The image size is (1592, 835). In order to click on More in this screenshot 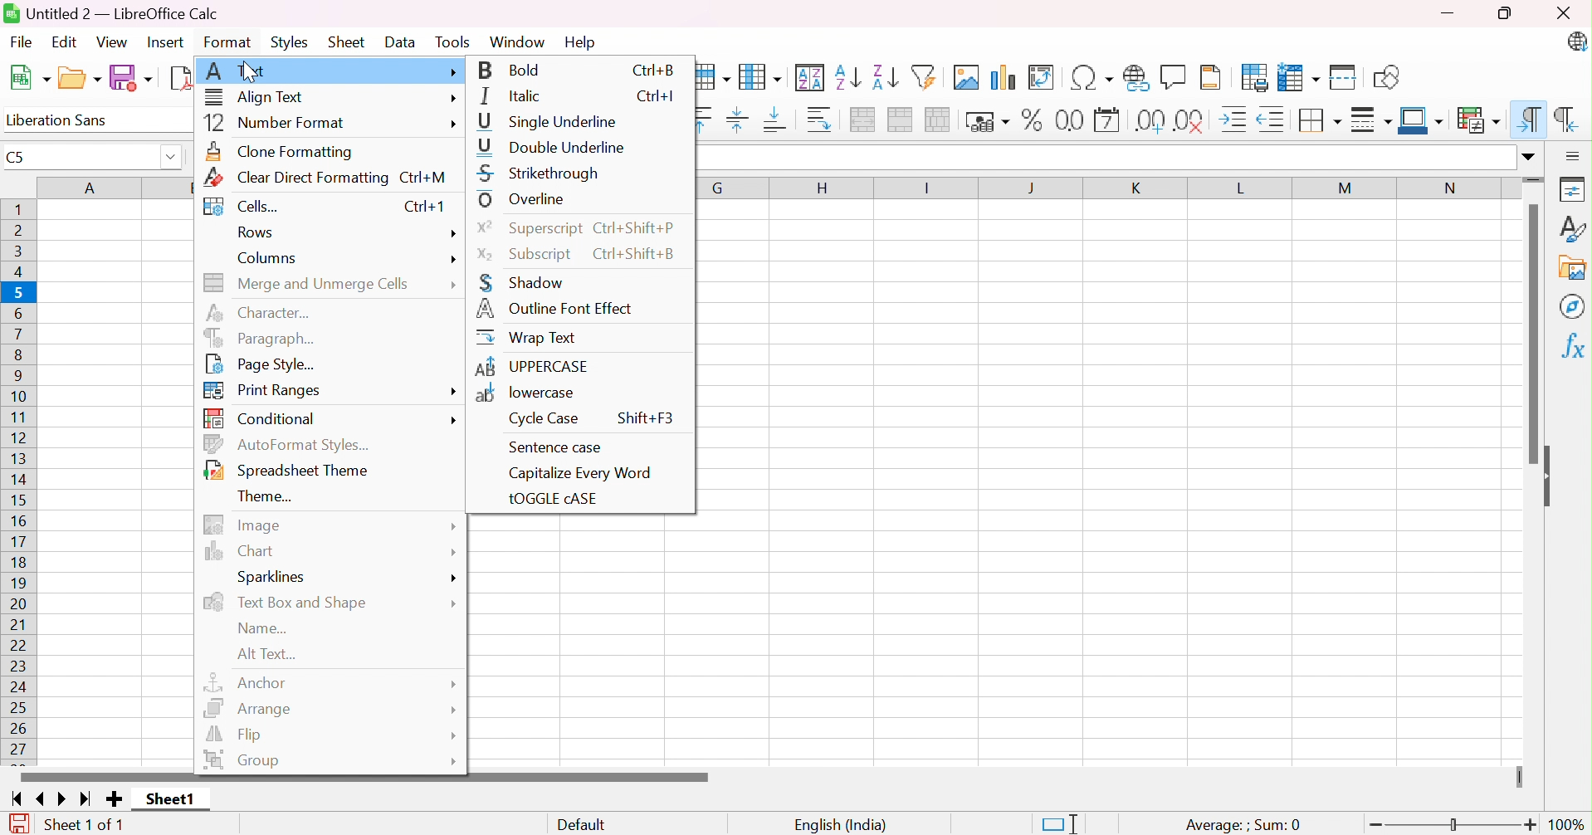, I will do `click(455, 709)`.